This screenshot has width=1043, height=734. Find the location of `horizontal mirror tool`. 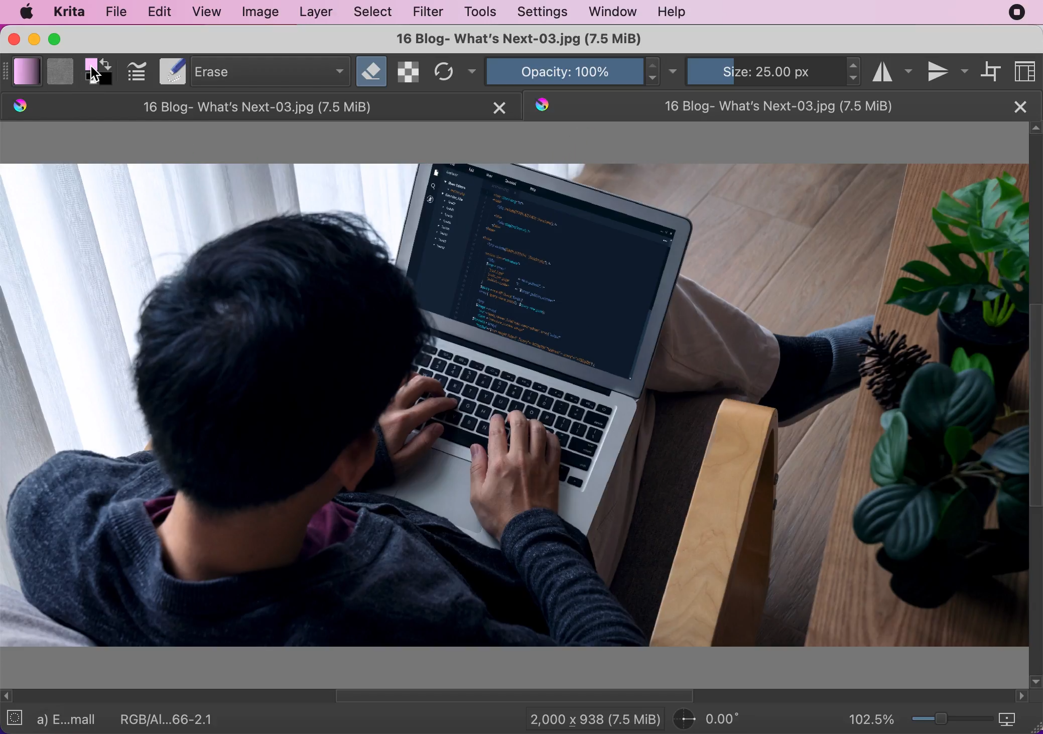

horizontal mirror tool is located at coordinates (892, 70).